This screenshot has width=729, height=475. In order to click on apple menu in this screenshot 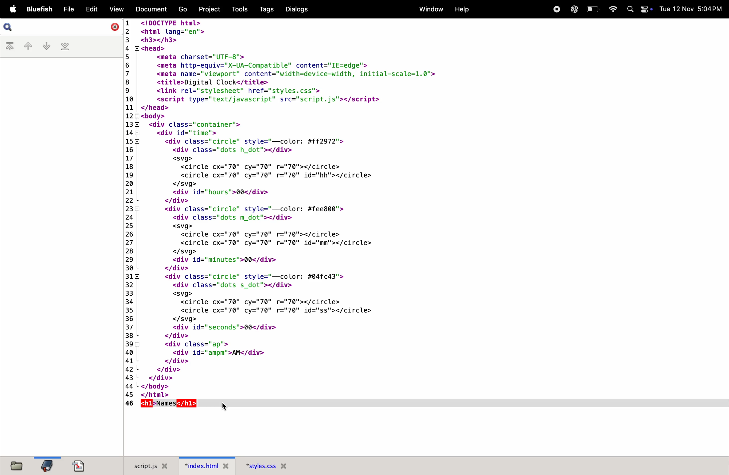, I will do `click(13, 9)`.